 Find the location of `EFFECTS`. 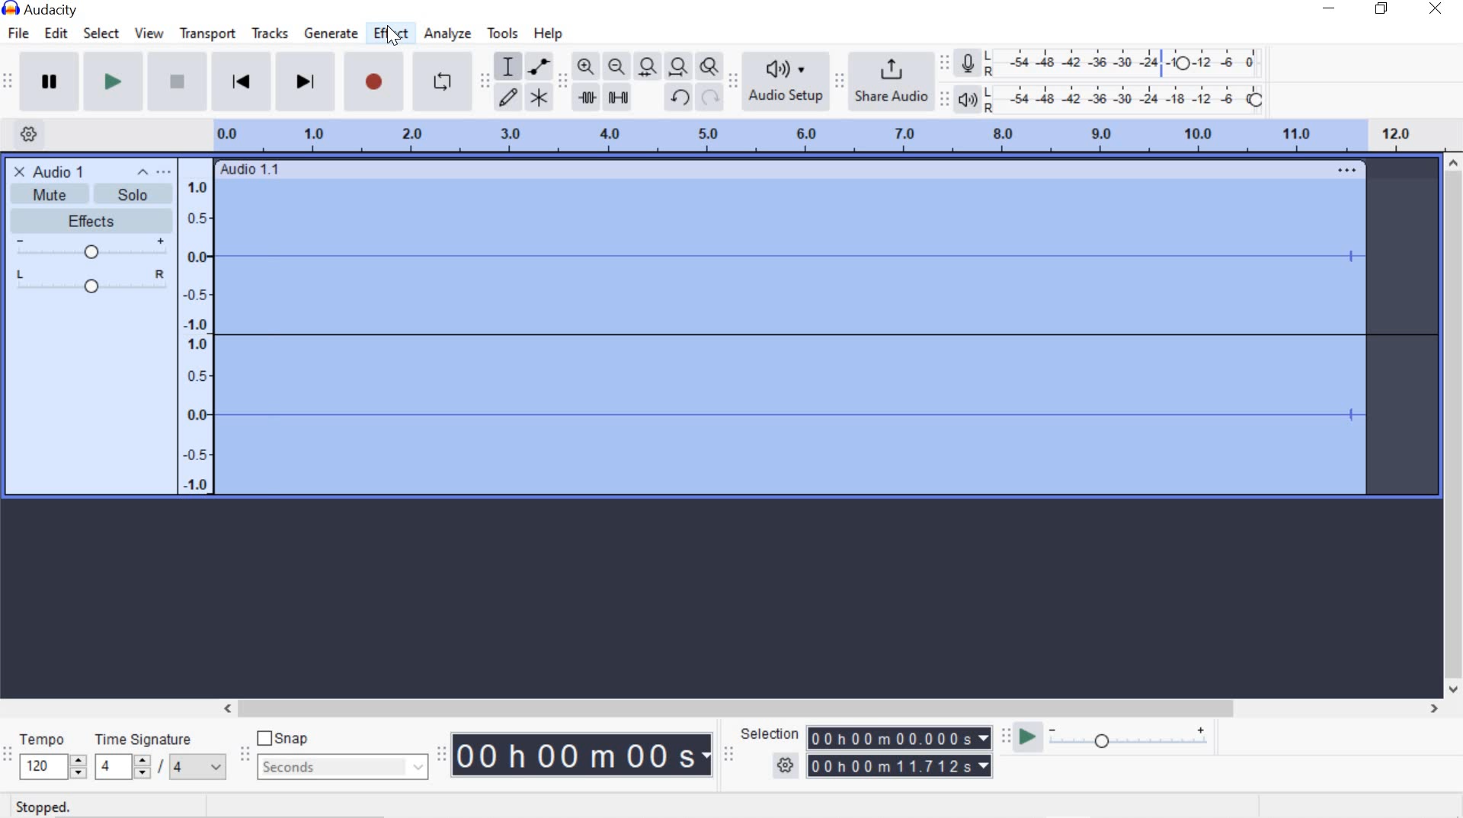

EFFECTS is located at coordinates (88, 219).